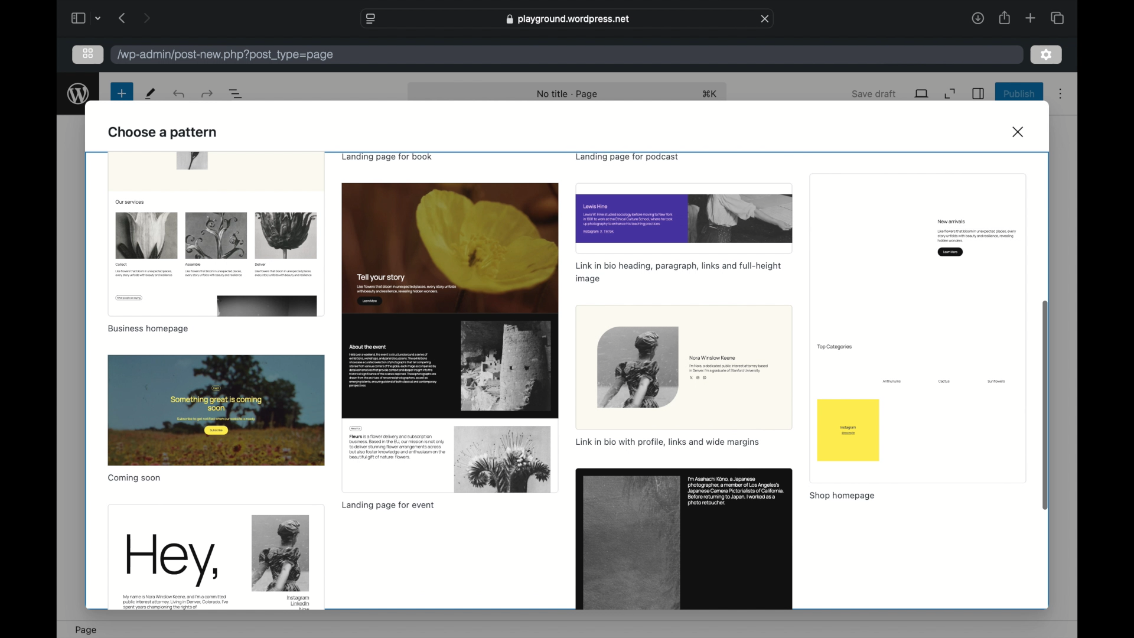 This screenshot has width=1134, height=638. What do you see at coordinates (842, 497) in the screenshot?
I see `shop homepage` at bounding box center [842, 497].